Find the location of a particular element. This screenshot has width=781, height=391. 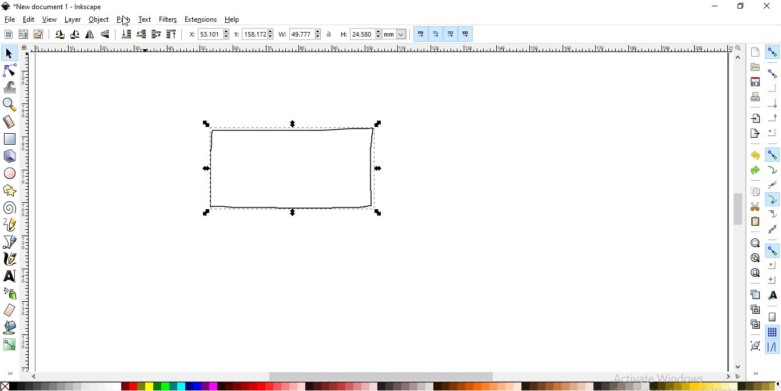

snap centers of objects is located at coordinates (772, 265).